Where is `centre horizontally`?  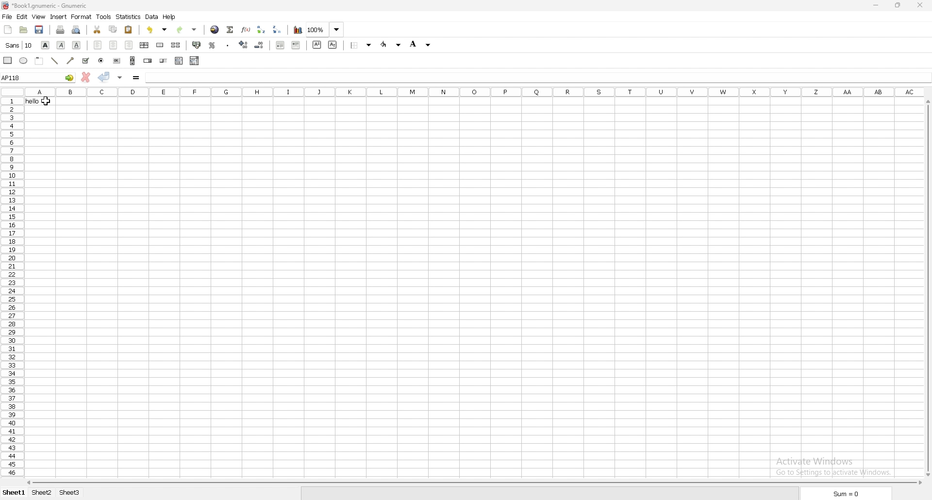 centre horizontally is located at coordinates (145, 45).